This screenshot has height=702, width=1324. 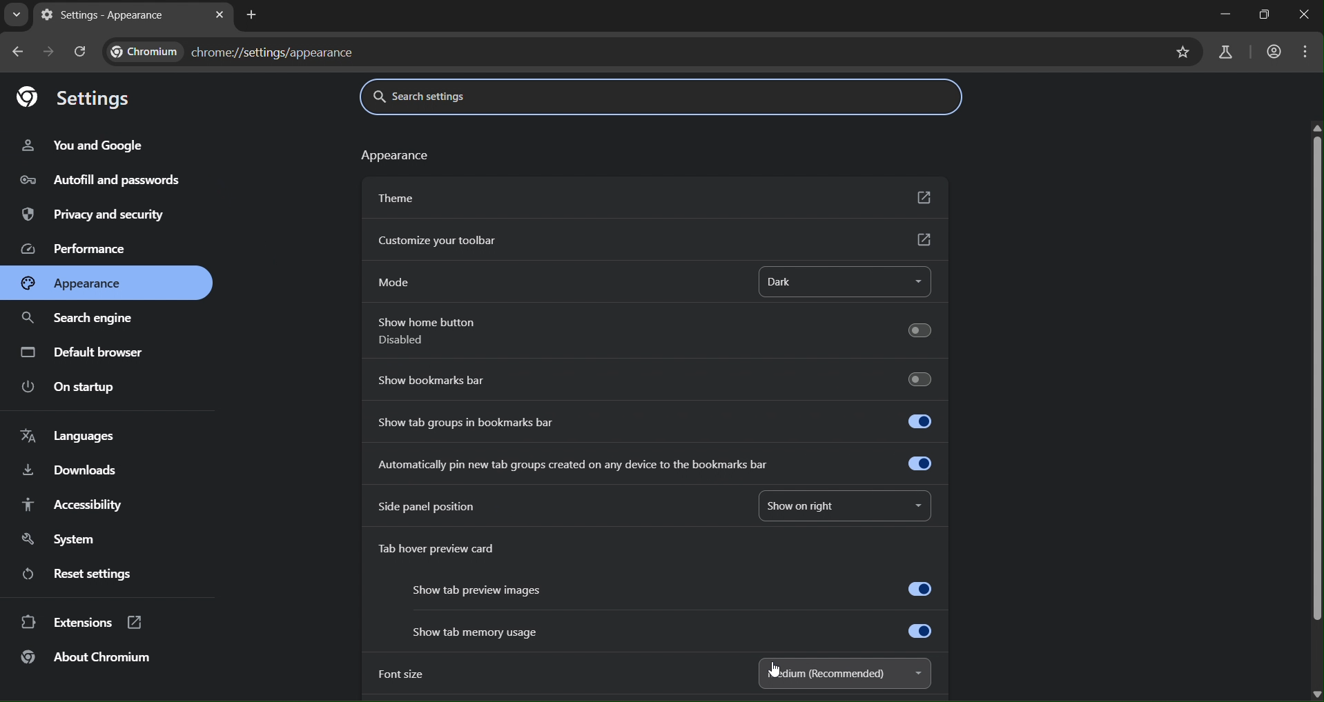 What do you see at coordinates (85, 572) in the screenshot?
I see `reset settings` at bounding box center [85, 572].